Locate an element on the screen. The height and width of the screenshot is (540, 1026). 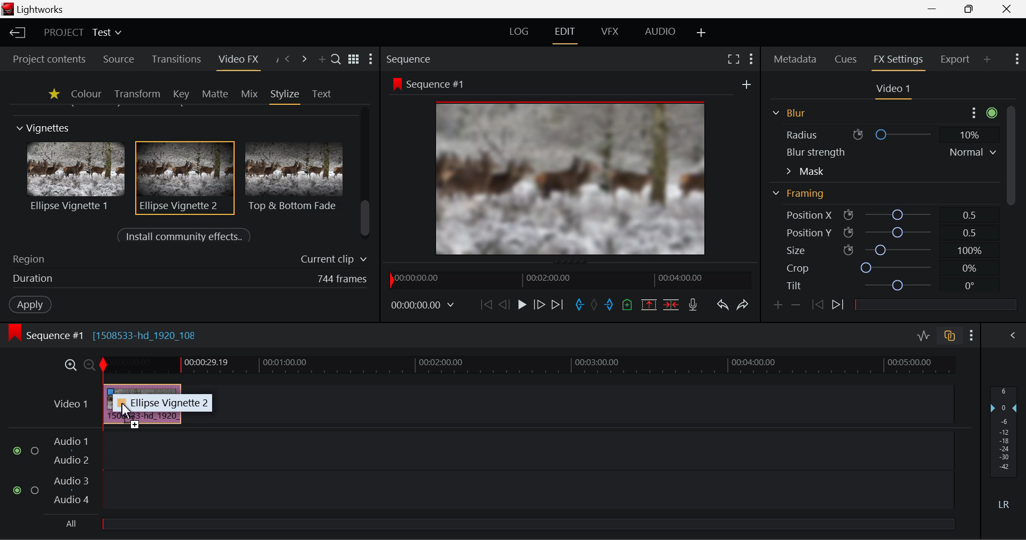
Back to Homepage is located at coordinates (15, 33).